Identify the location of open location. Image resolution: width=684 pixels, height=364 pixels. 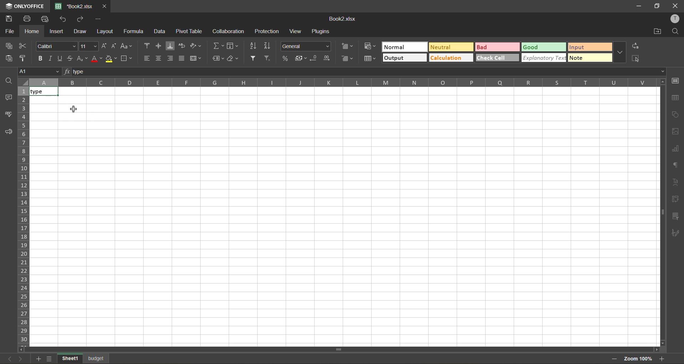
(656, 32).